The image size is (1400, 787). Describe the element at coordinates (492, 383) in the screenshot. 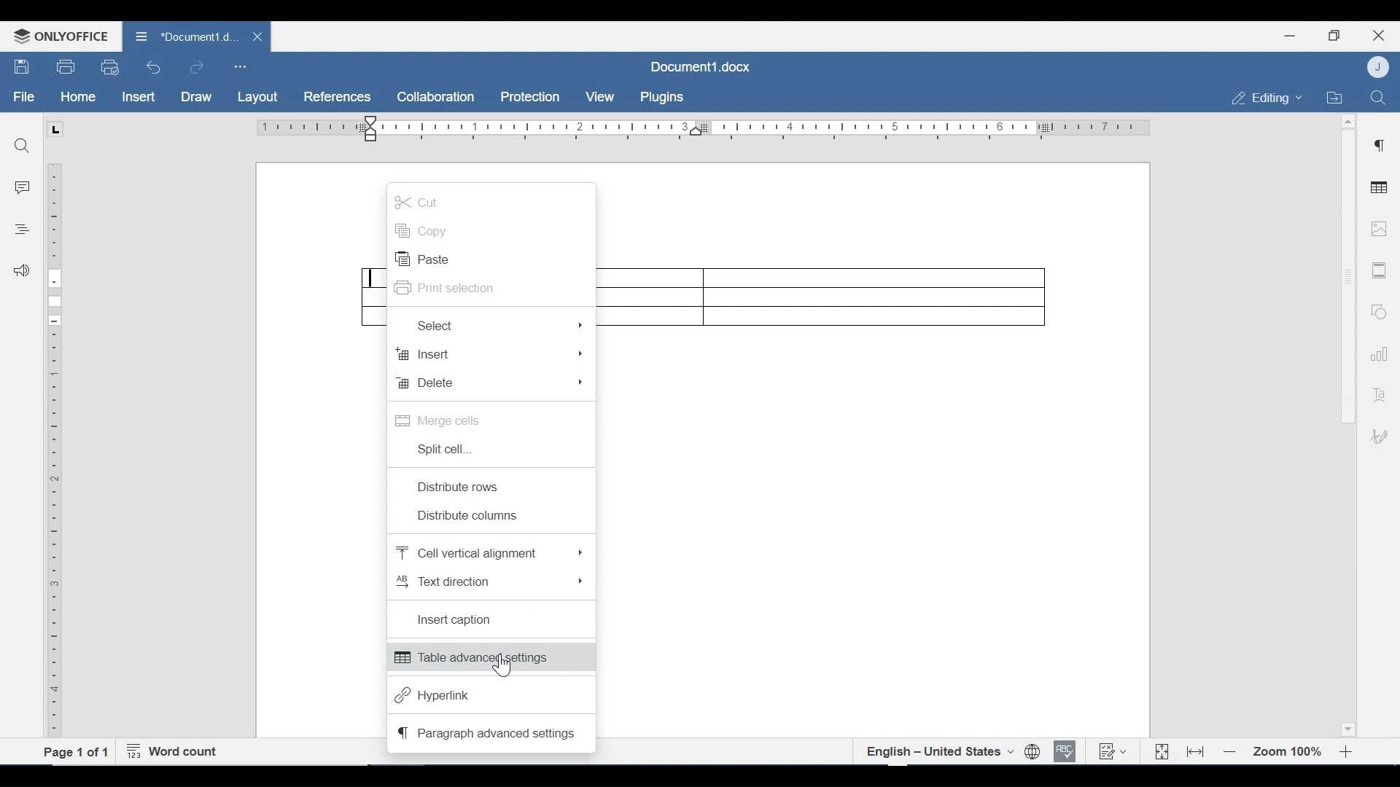

I see `Delete` at that location.